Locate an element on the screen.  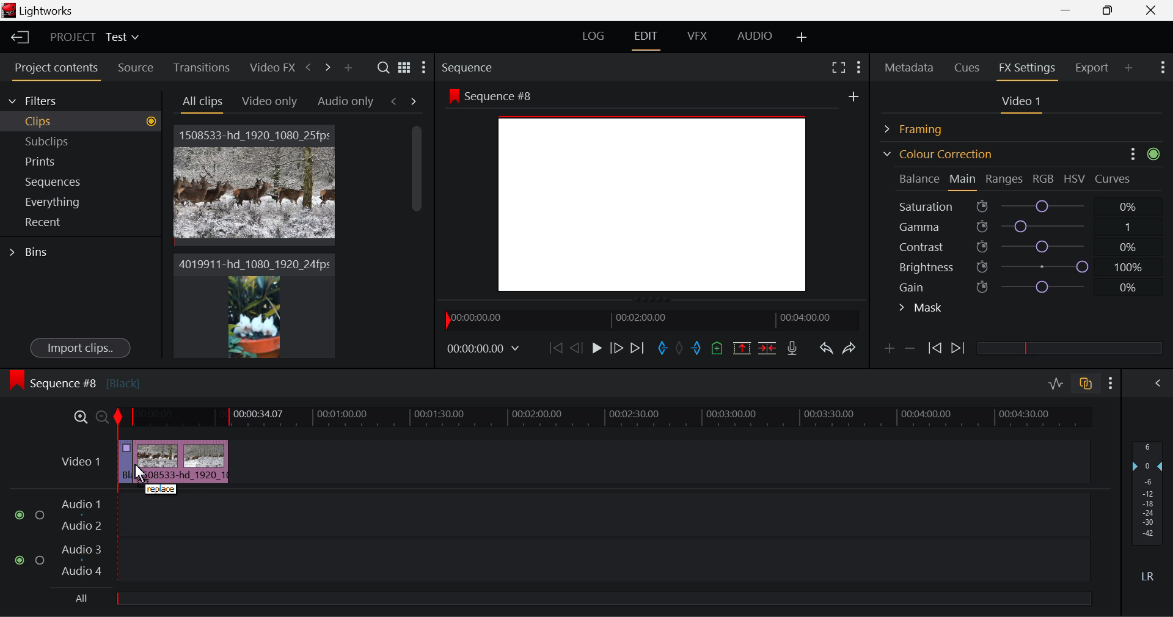
Main Tab Open is located at coordinates (963, 180).